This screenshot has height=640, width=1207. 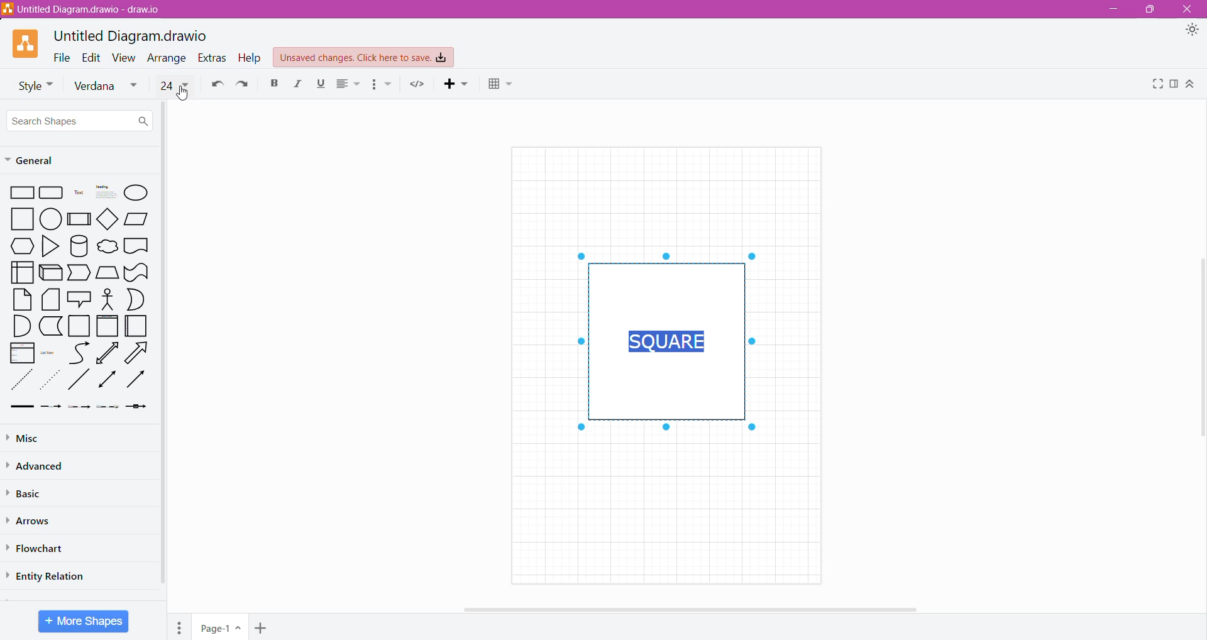 What do you see at coordinates (263, 627) in the screenshot?
I see `Add Page` at bounding box center [263, 627].